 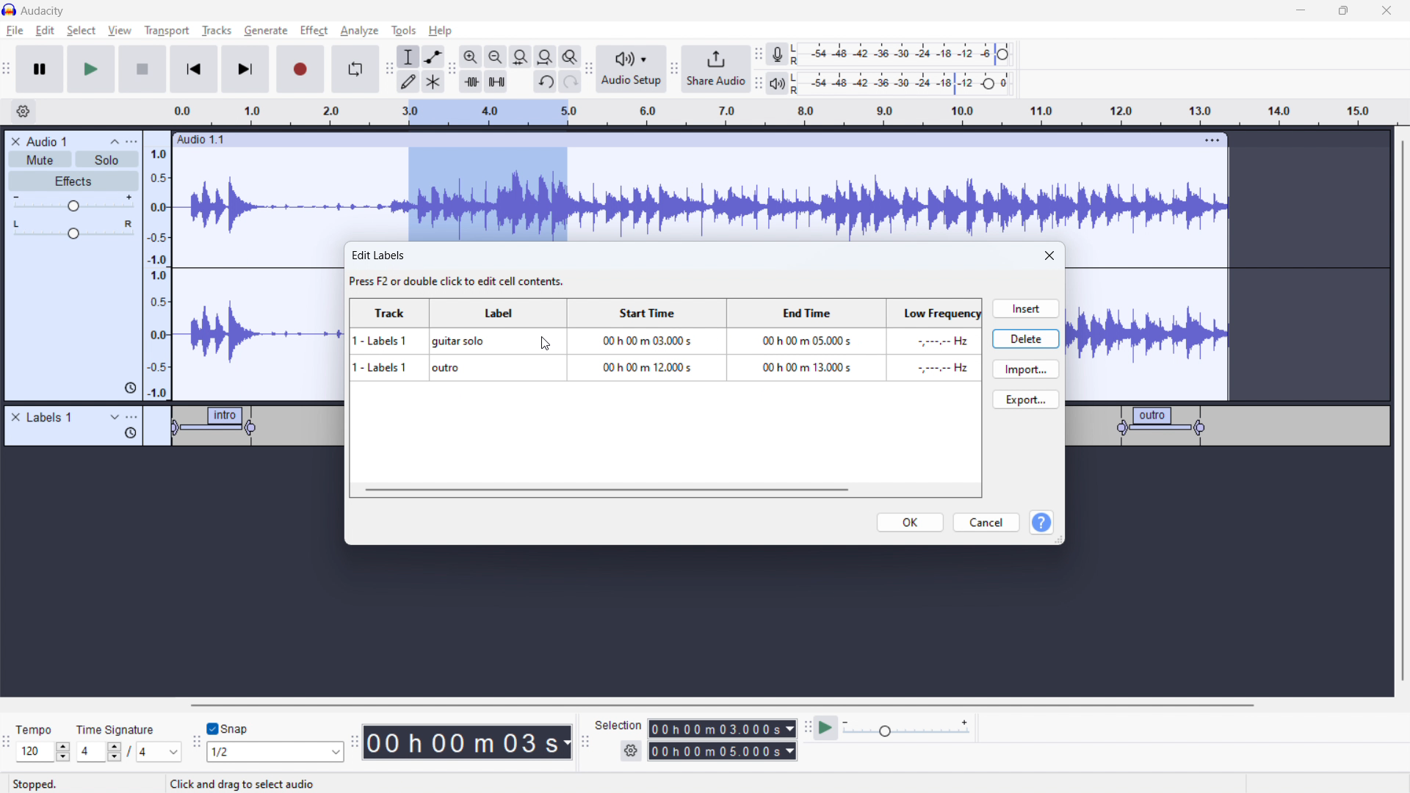 What do you see at coordinates (723, 728) in the screenshot?
I see `selection start time` at bounding box center [723, 728].